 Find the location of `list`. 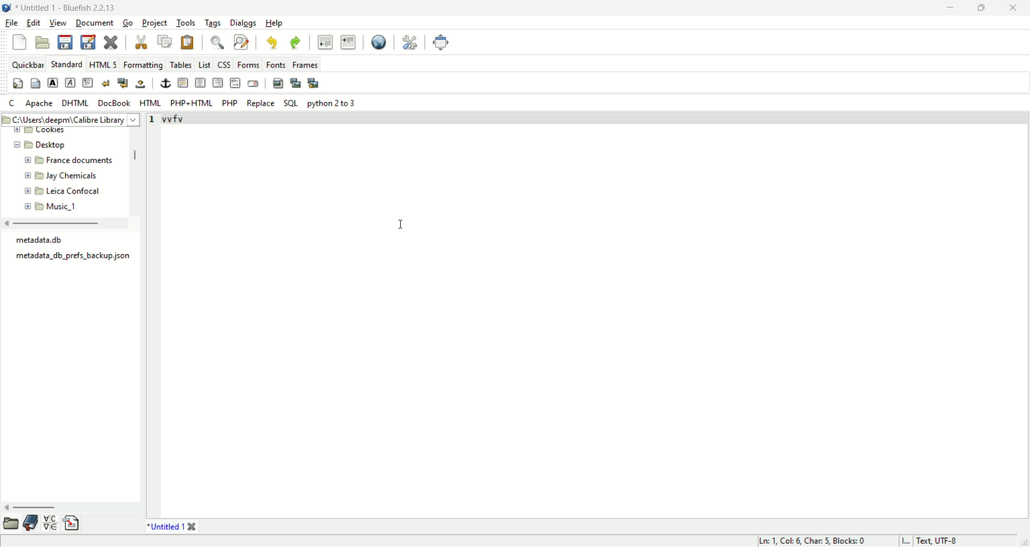

list is located at coordinates (205, 62).